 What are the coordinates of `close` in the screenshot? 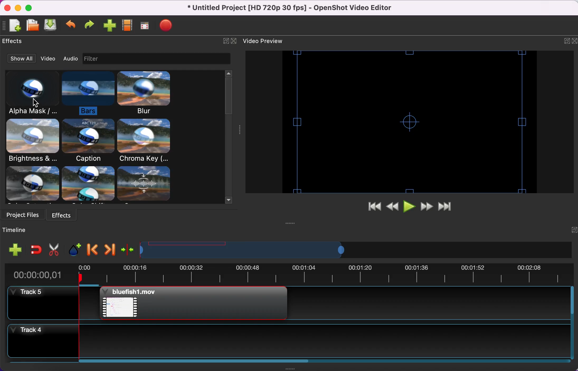 It's located at (574, 43).